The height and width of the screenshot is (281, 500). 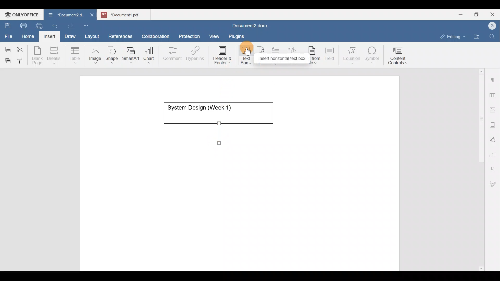 I want to click on Shape, so click(x=112, y=53).